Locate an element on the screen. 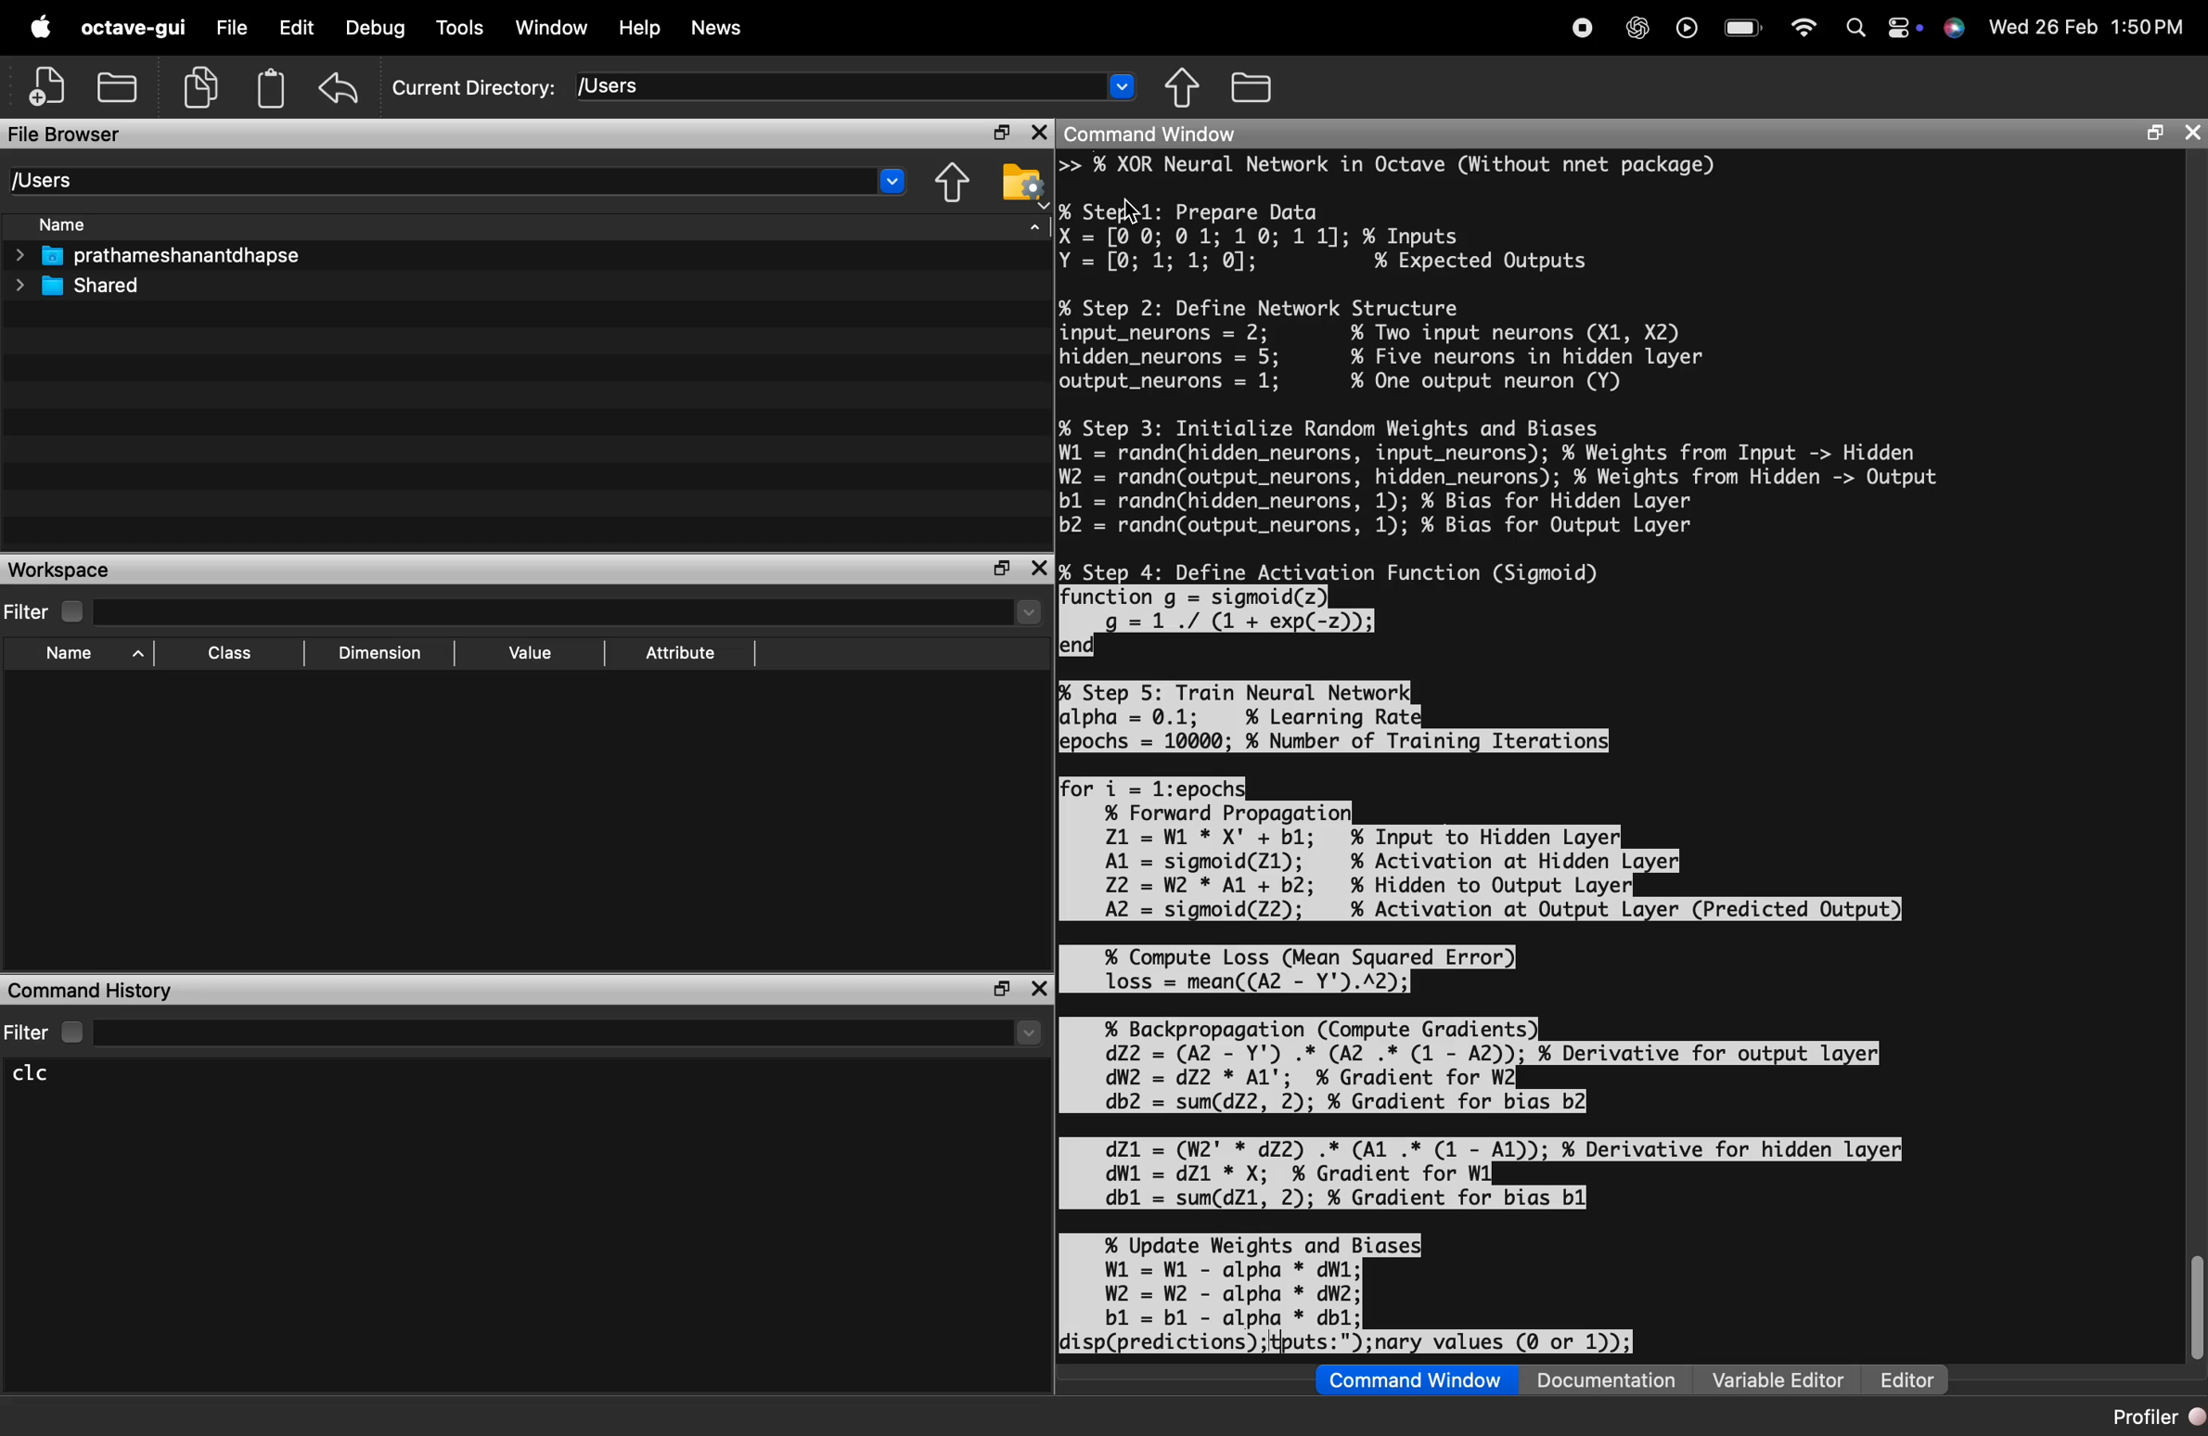 This screenshot has height=1436, width=2208. Window is located at coordinates (553, 28).